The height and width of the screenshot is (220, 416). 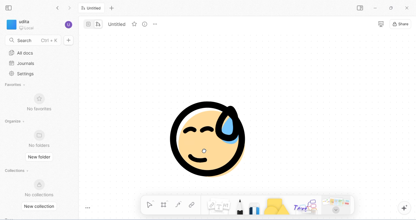 What do you see at coordinates (205, 151) in the screenshot?
I see `cursor movement` at bounding box center [205, 151].